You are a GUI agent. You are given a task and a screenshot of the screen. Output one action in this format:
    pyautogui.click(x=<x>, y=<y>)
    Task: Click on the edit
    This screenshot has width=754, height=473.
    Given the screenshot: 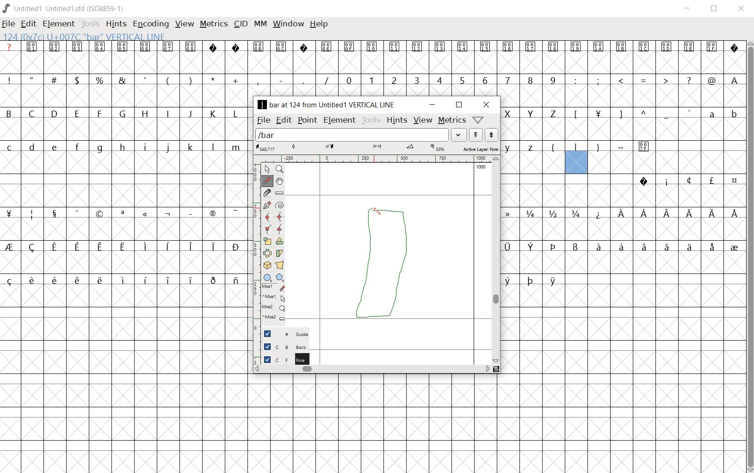 What is the action you would take?
    pyautogui.click(x=283, y=120)
    